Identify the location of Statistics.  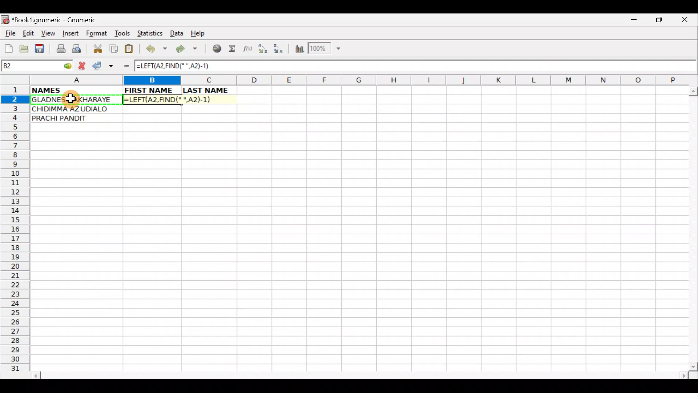
(152, 33).